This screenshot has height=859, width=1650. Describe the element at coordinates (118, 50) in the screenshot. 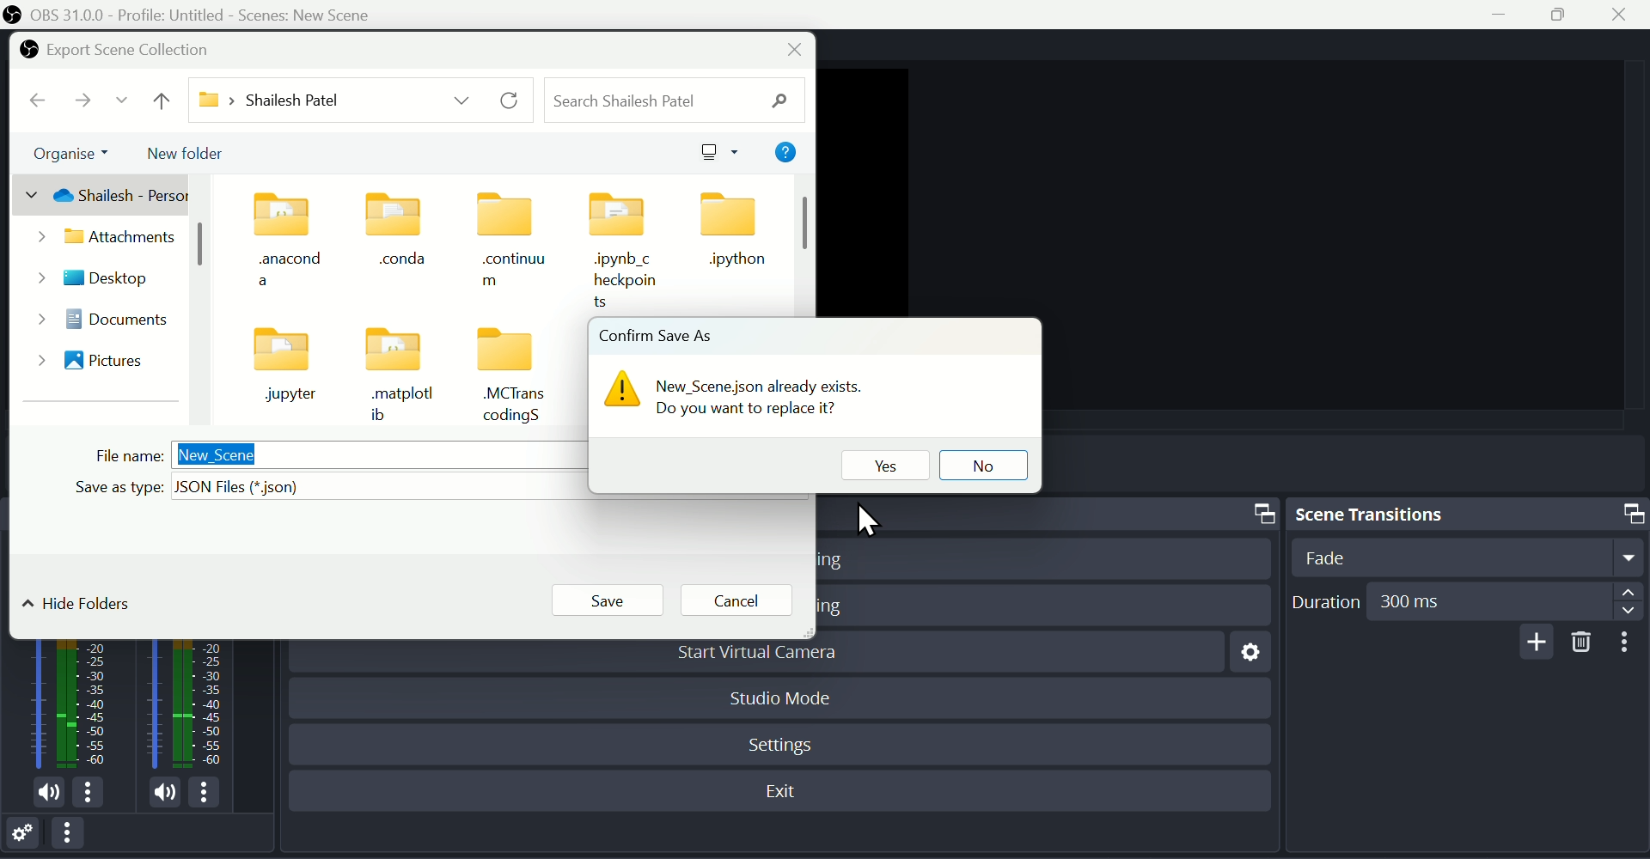

I see `Export scene collection` at that location.